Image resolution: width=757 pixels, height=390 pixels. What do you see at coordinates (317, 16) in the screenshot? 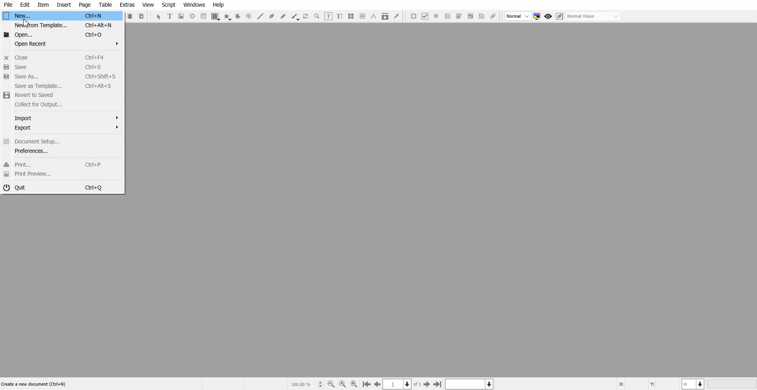
I see `Zoom in or Out` at bounding box center [317, 16].